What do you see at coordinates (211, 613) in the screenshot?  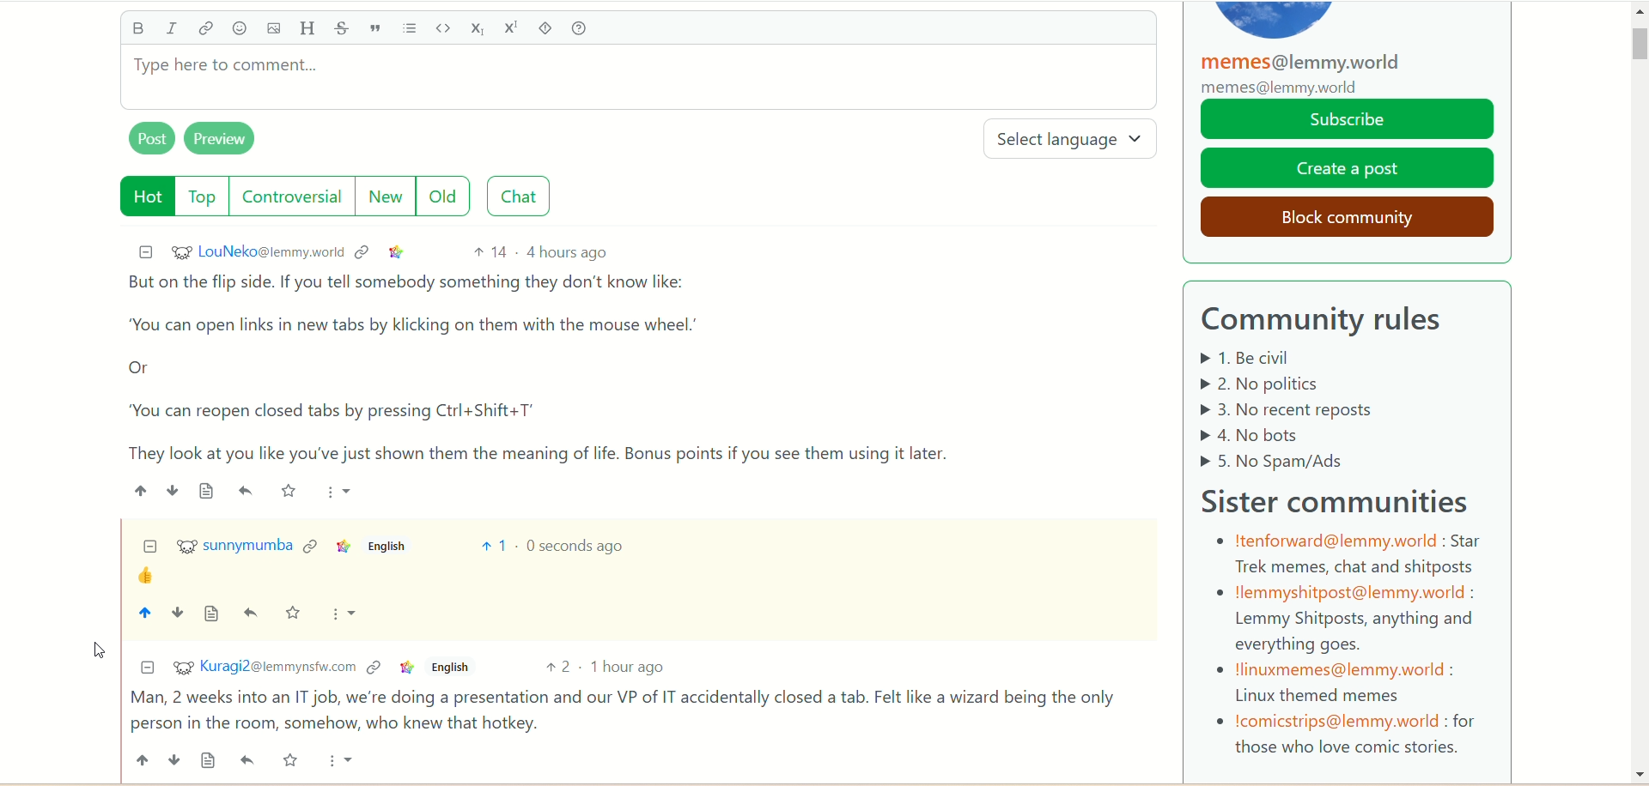 I see `source` at bounding box center [211, 613].